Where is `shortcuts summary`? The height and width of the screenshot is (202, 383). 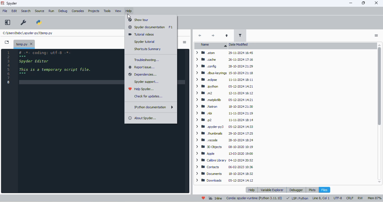 shortcuts summary is located at coordinates (147, 49).